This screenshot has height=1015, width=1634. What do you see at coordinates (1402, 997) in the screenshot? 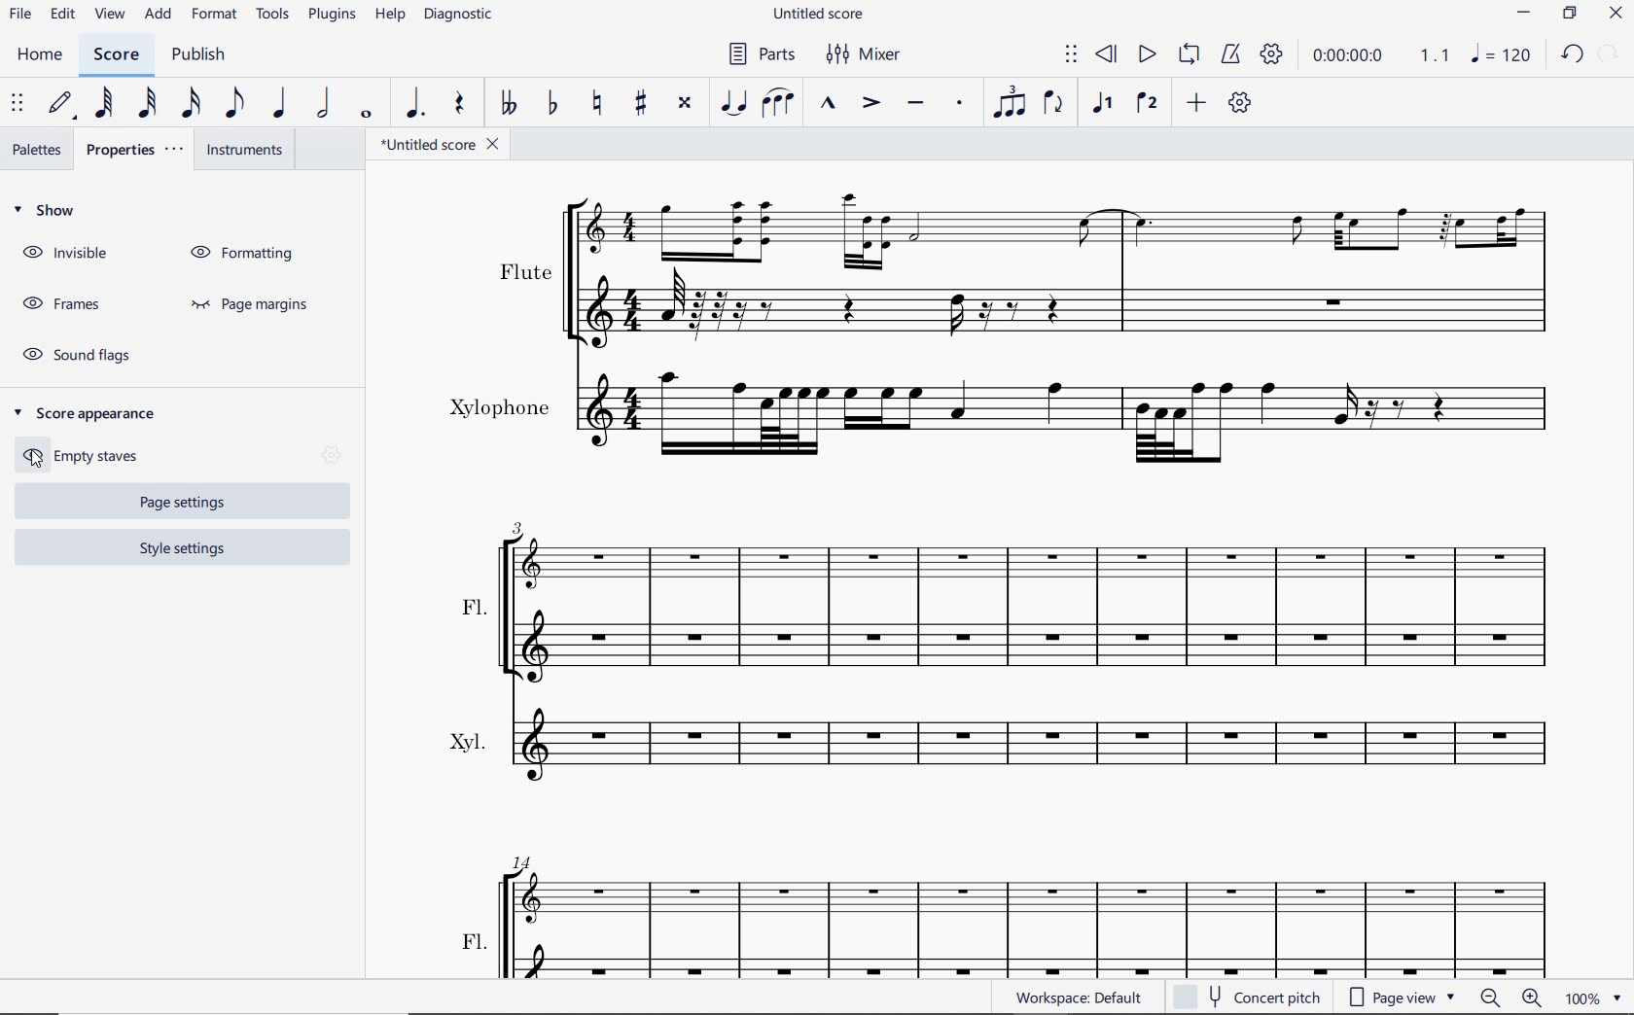
I see `page view` at bounding box center [1402, 997].